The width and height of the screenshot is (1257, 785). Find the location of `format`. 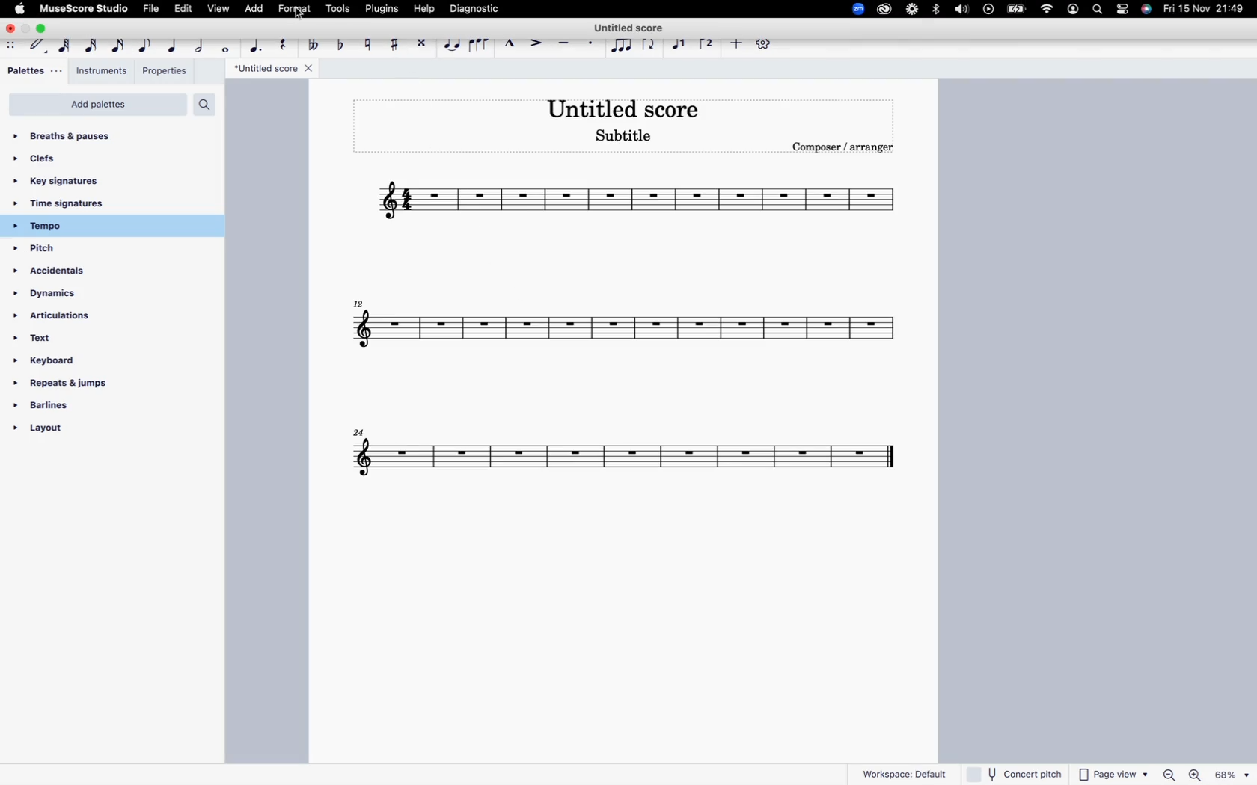

format is located at coordinates (296, 10).